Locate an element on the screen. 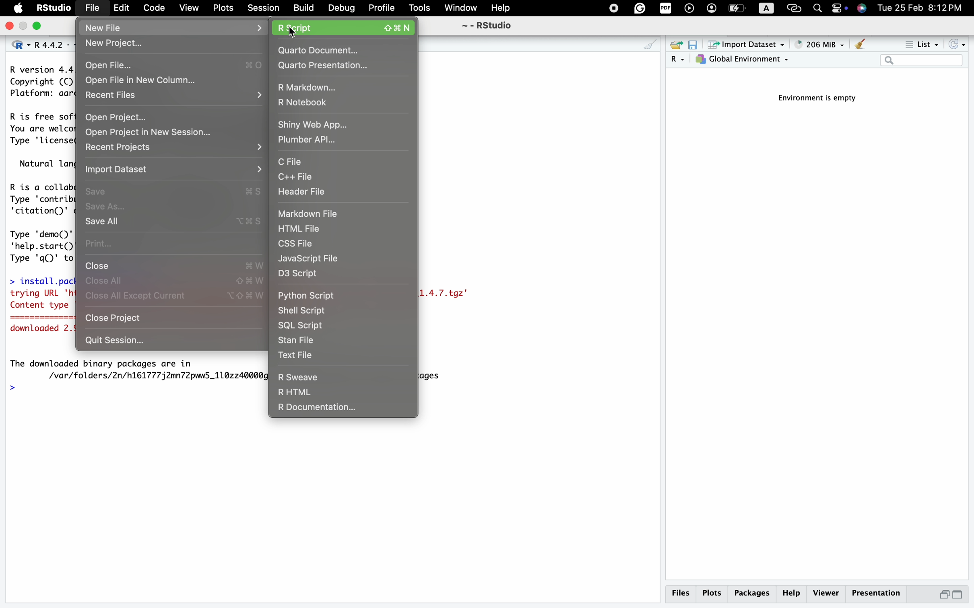 This screenshot has width=974, height=608. save is located at coordinates (175, 189).